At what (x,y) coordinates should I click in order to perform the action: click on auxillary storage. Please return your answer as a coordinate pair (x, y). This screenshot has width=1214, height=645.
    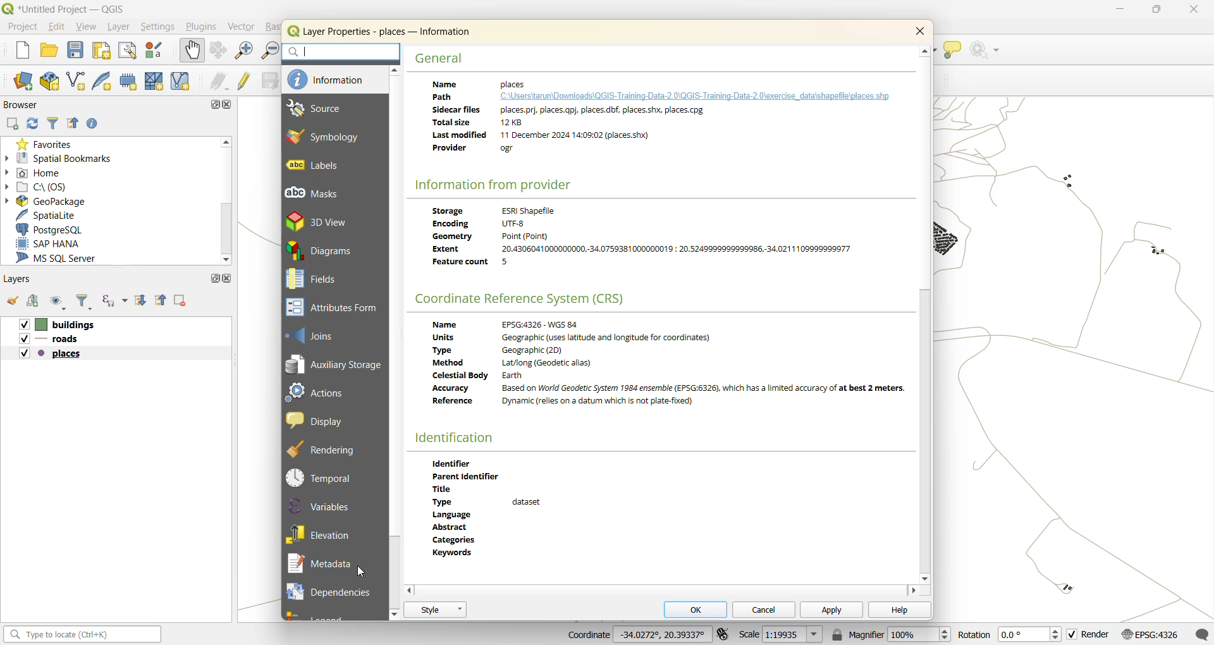
    Looking at the image, I should click on (334, 365).